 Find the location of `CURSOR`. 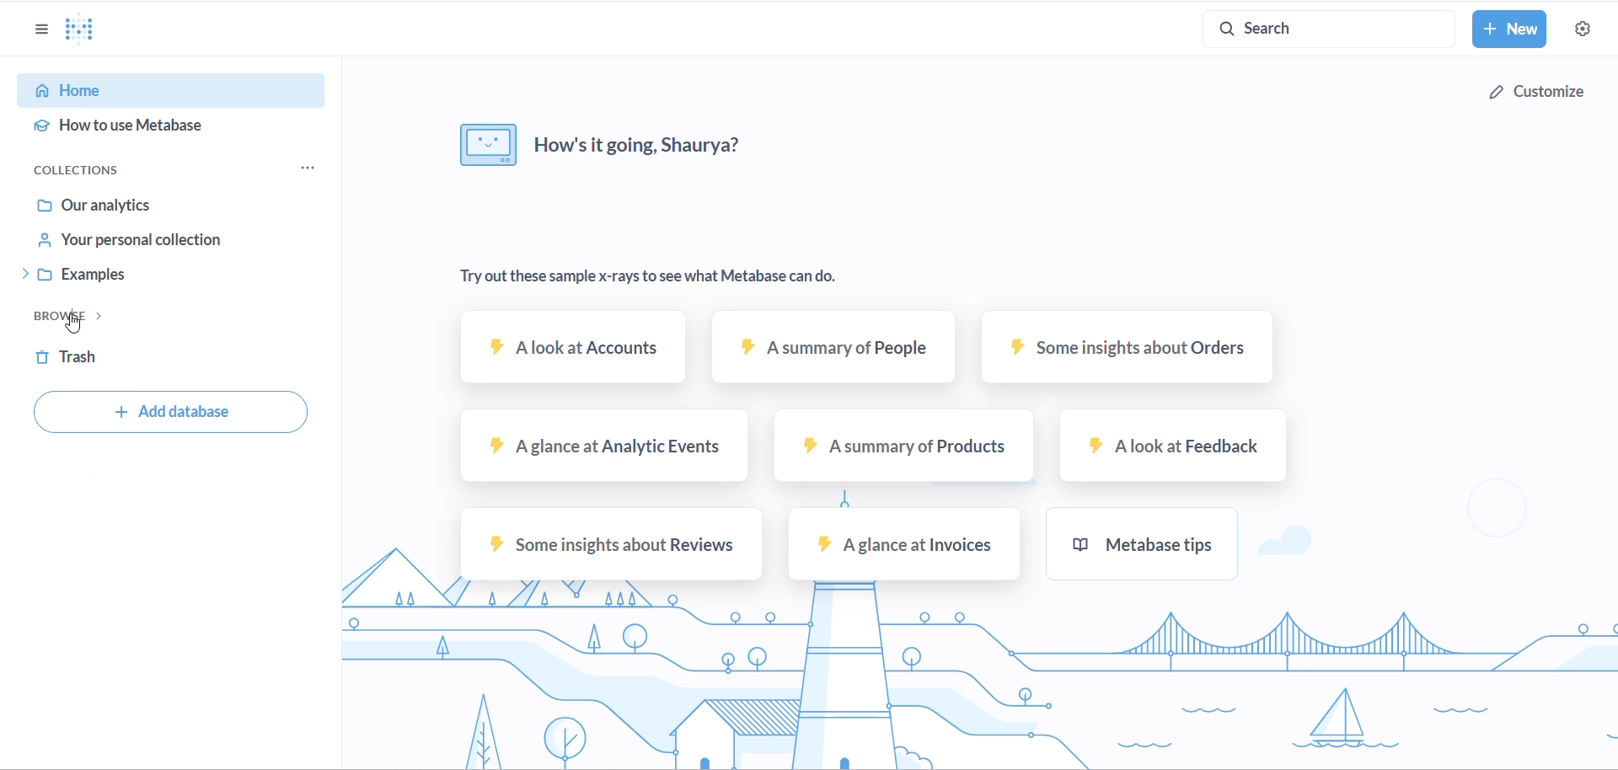

CURSOR is located at coordinates (78, 325).